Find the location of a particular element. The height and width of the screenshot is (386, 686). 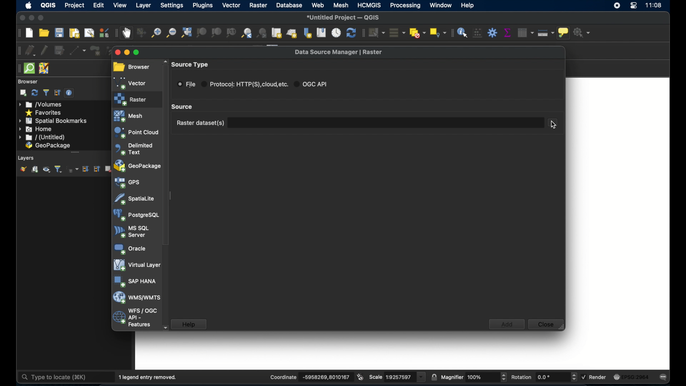

help is located at coordinates (468, 6).